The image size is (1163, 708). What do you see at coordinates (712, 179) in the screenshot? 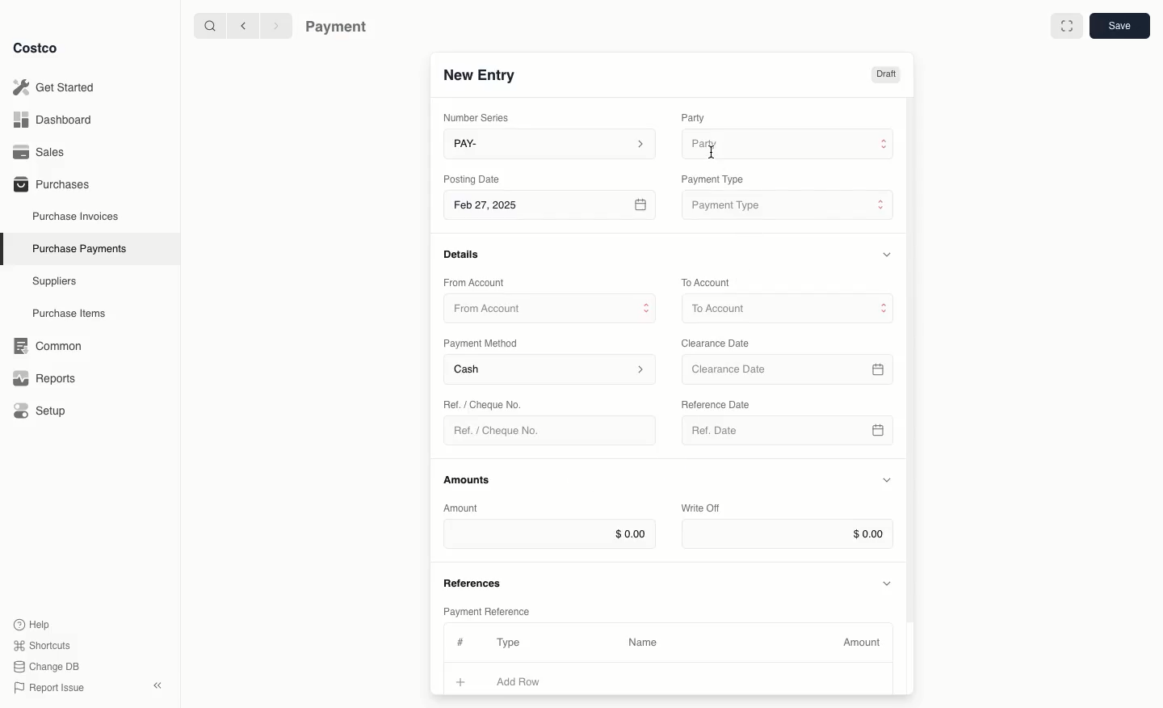
I see `‘Payment Type` at bounding box center [712, 179].